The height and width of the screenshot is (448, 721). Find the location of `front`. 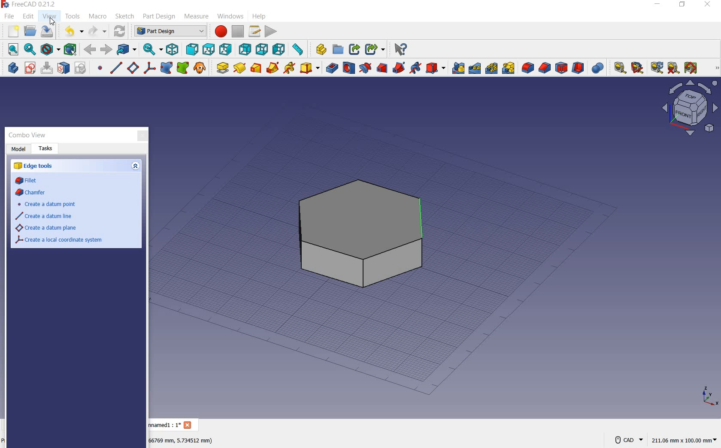

front is located at coordinates (192, 50).